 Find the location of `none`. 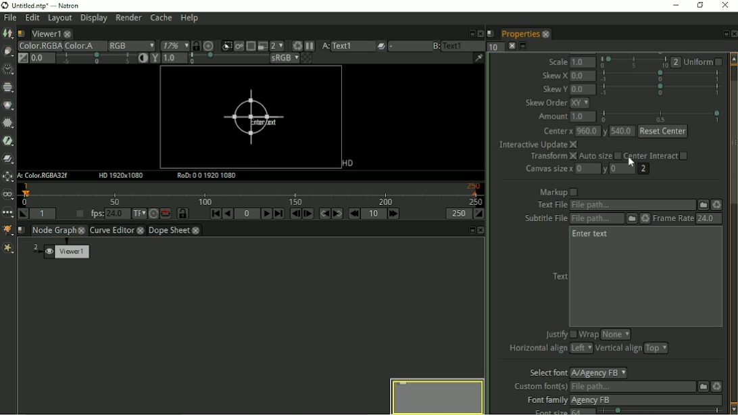

none is located at coordinates (615, 335).